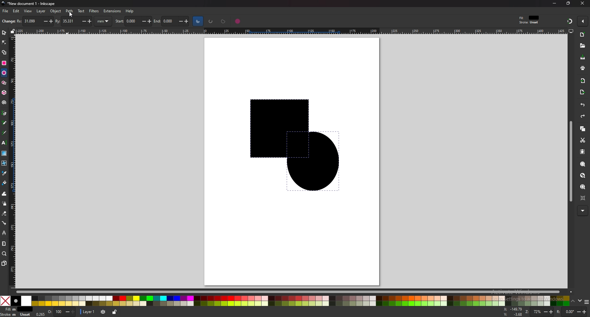 This screenshot has width=590, height=317. What do you see at coordinates (40, 315) in the screenshot?
I see `0.265` at bounding box center [40, 315].